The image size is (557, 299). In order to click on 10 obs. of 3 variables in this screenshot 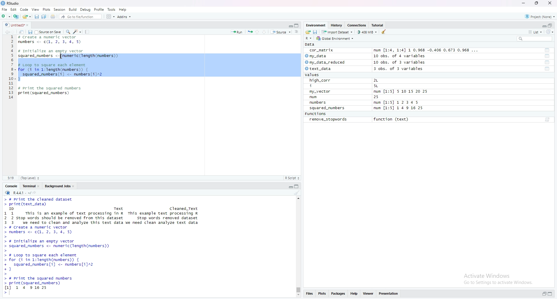, I will do `click(399, 62)`.